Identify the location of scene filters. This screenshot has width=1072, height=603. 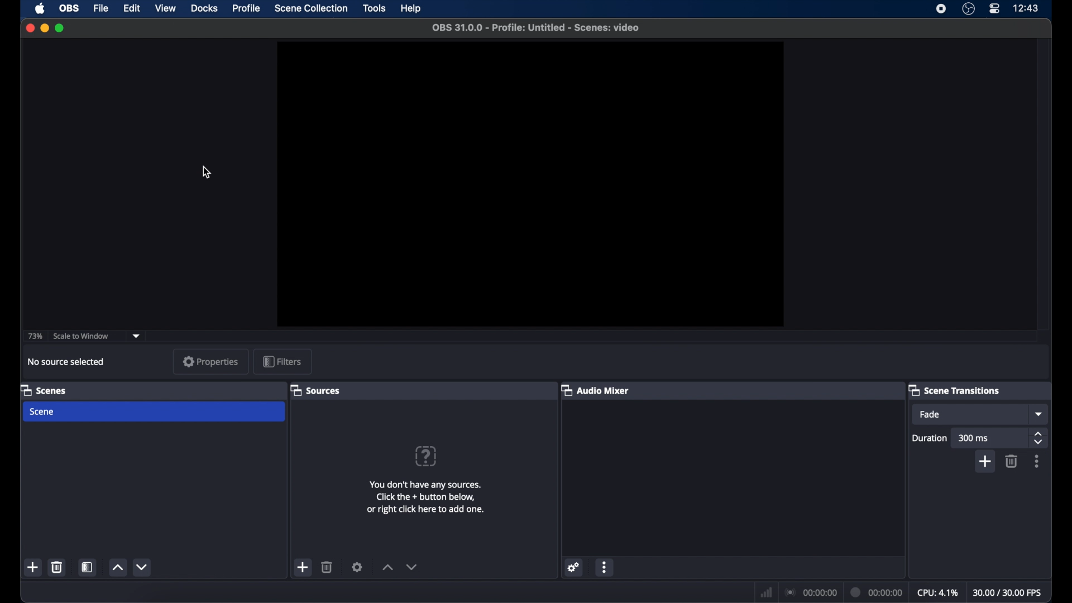
(88, 567).